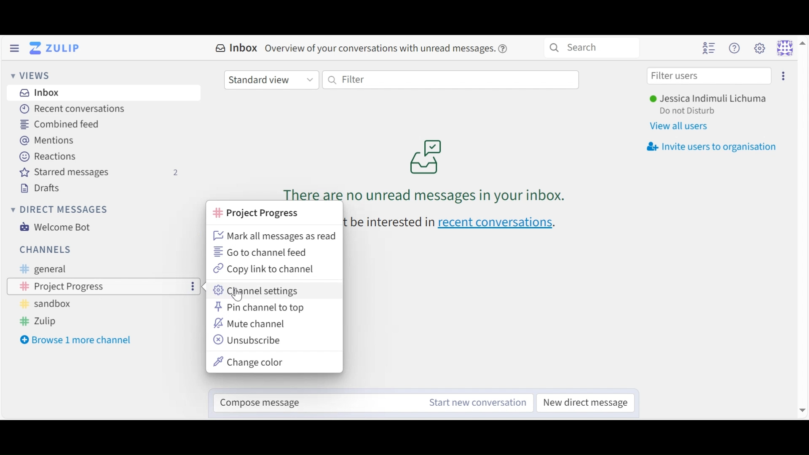 This screenshot has height=455, width=809. I want to click on # general, so click(55, 270).